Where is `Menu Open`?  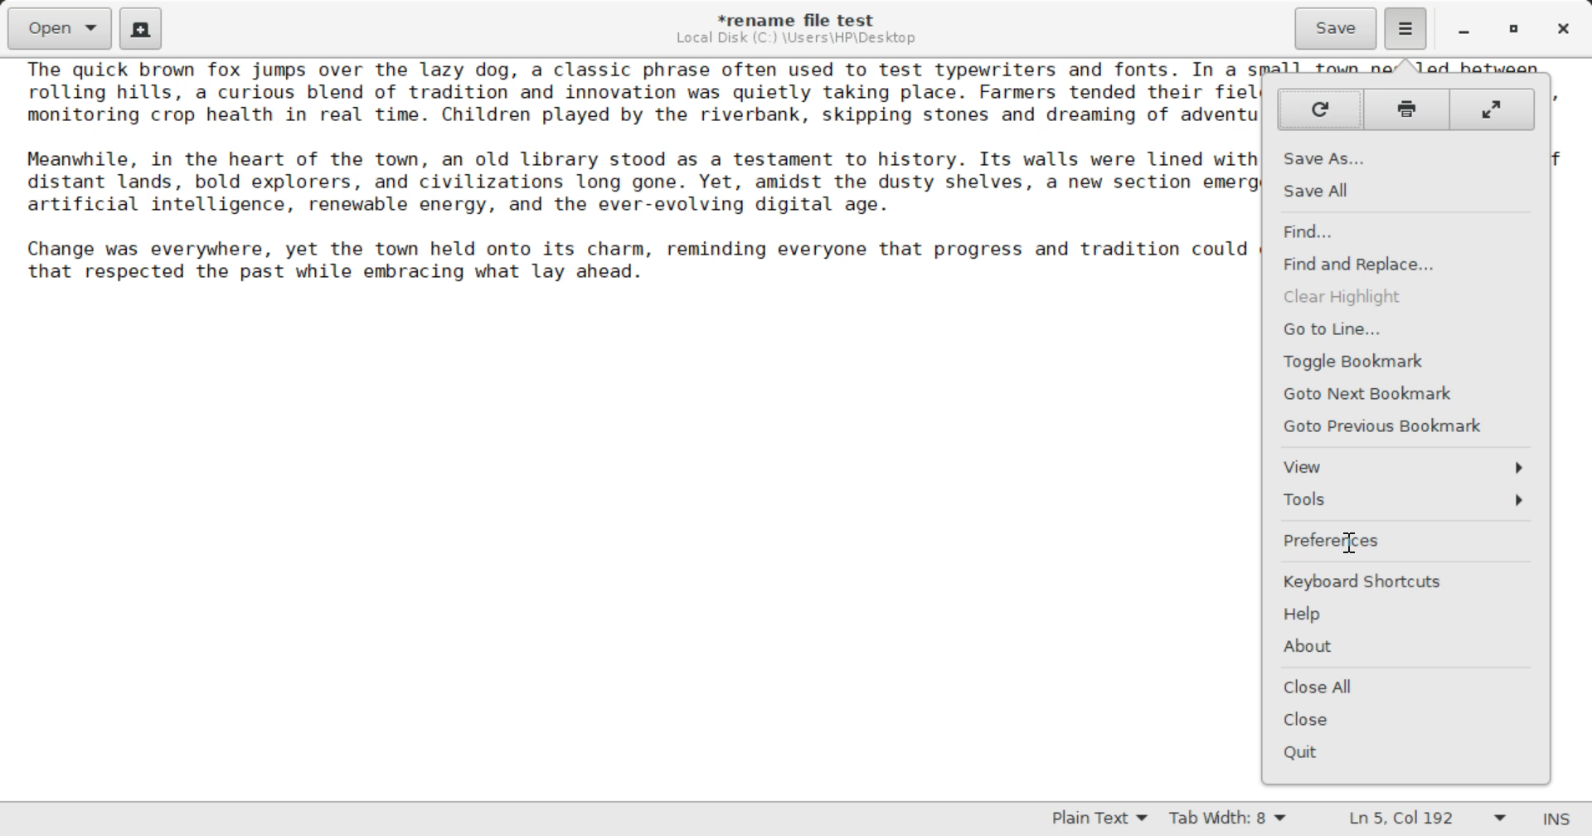 Menu Open is located at coordinates (1405, 27).